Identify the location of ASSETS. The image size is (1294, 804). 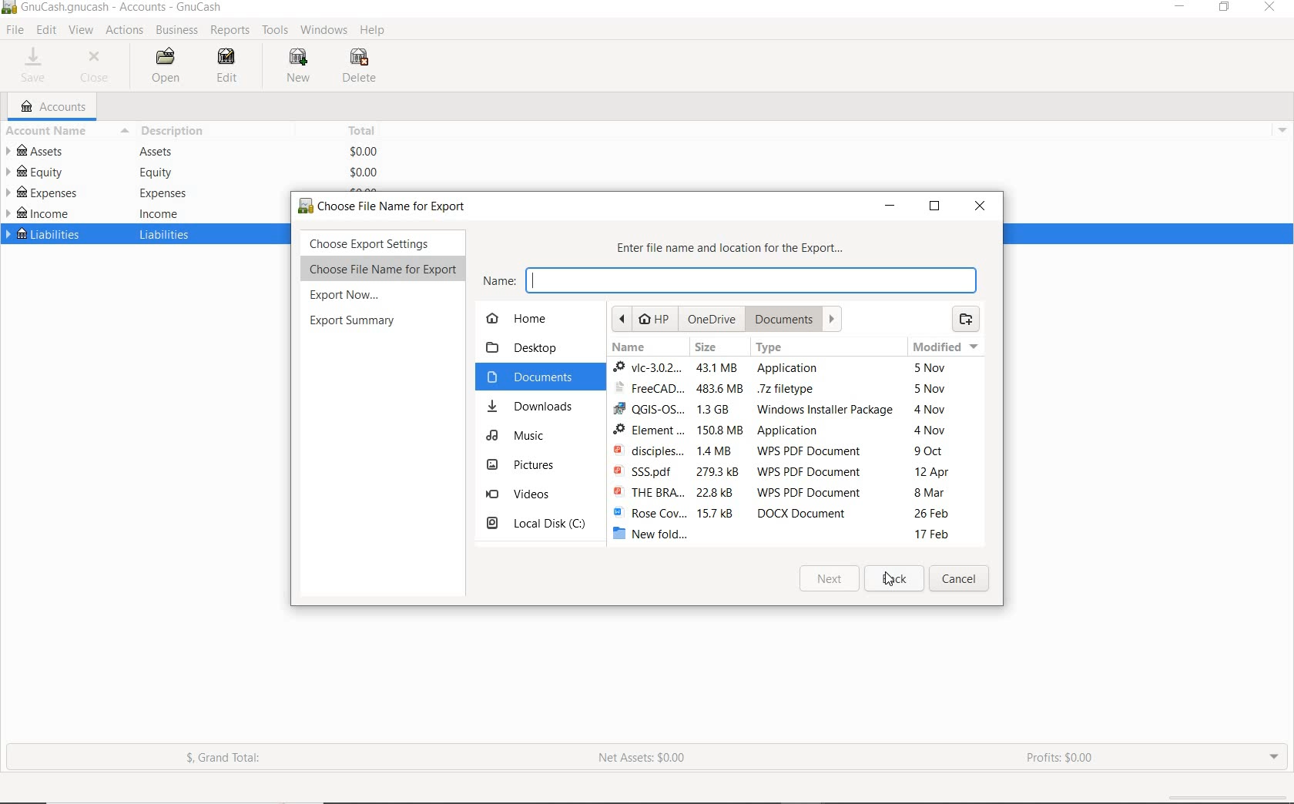
(39, 150).